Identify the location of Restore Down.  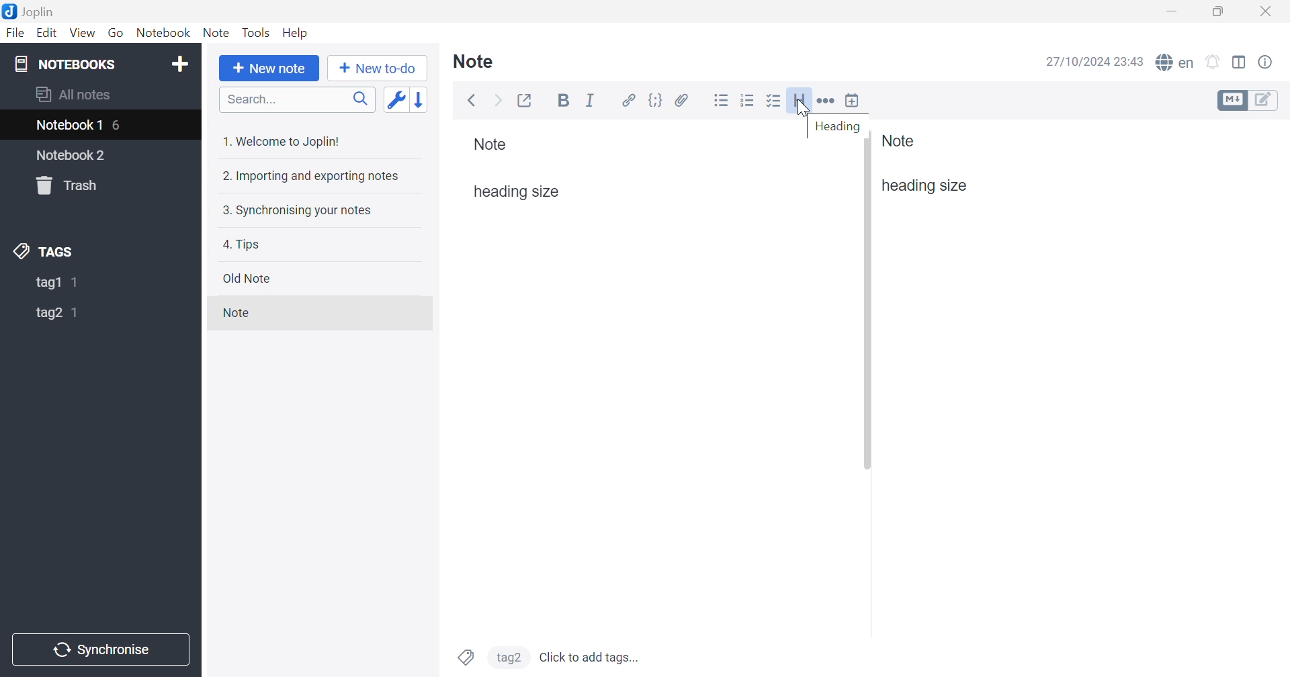
(1223, 11).